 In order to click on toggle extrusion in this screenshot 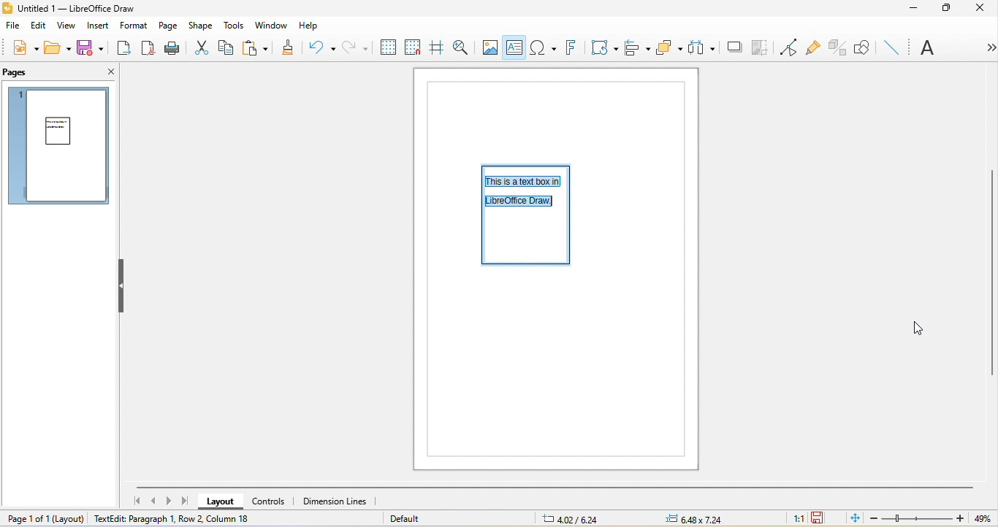, I will do `click(839, 46)`.